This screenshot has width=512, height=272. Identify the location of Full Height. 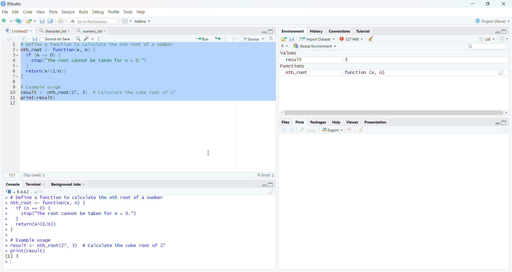
(505, 31).